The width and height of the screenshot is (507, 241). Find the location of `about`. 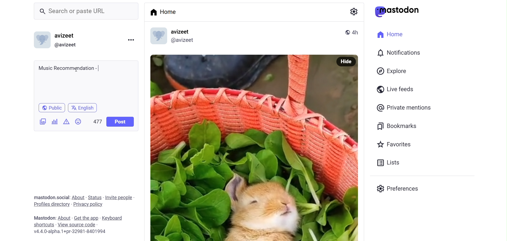

about is located at coordinates (65, 217).